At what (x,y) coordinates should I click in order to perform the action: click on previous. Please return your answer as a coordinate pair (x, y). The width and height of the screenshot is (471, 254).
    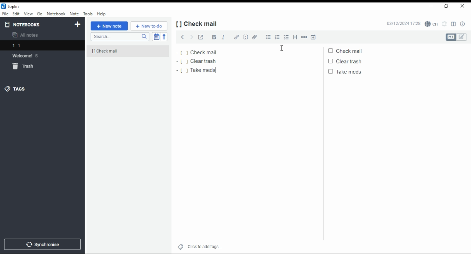
    Looking at the image, I should click on (182, 37).